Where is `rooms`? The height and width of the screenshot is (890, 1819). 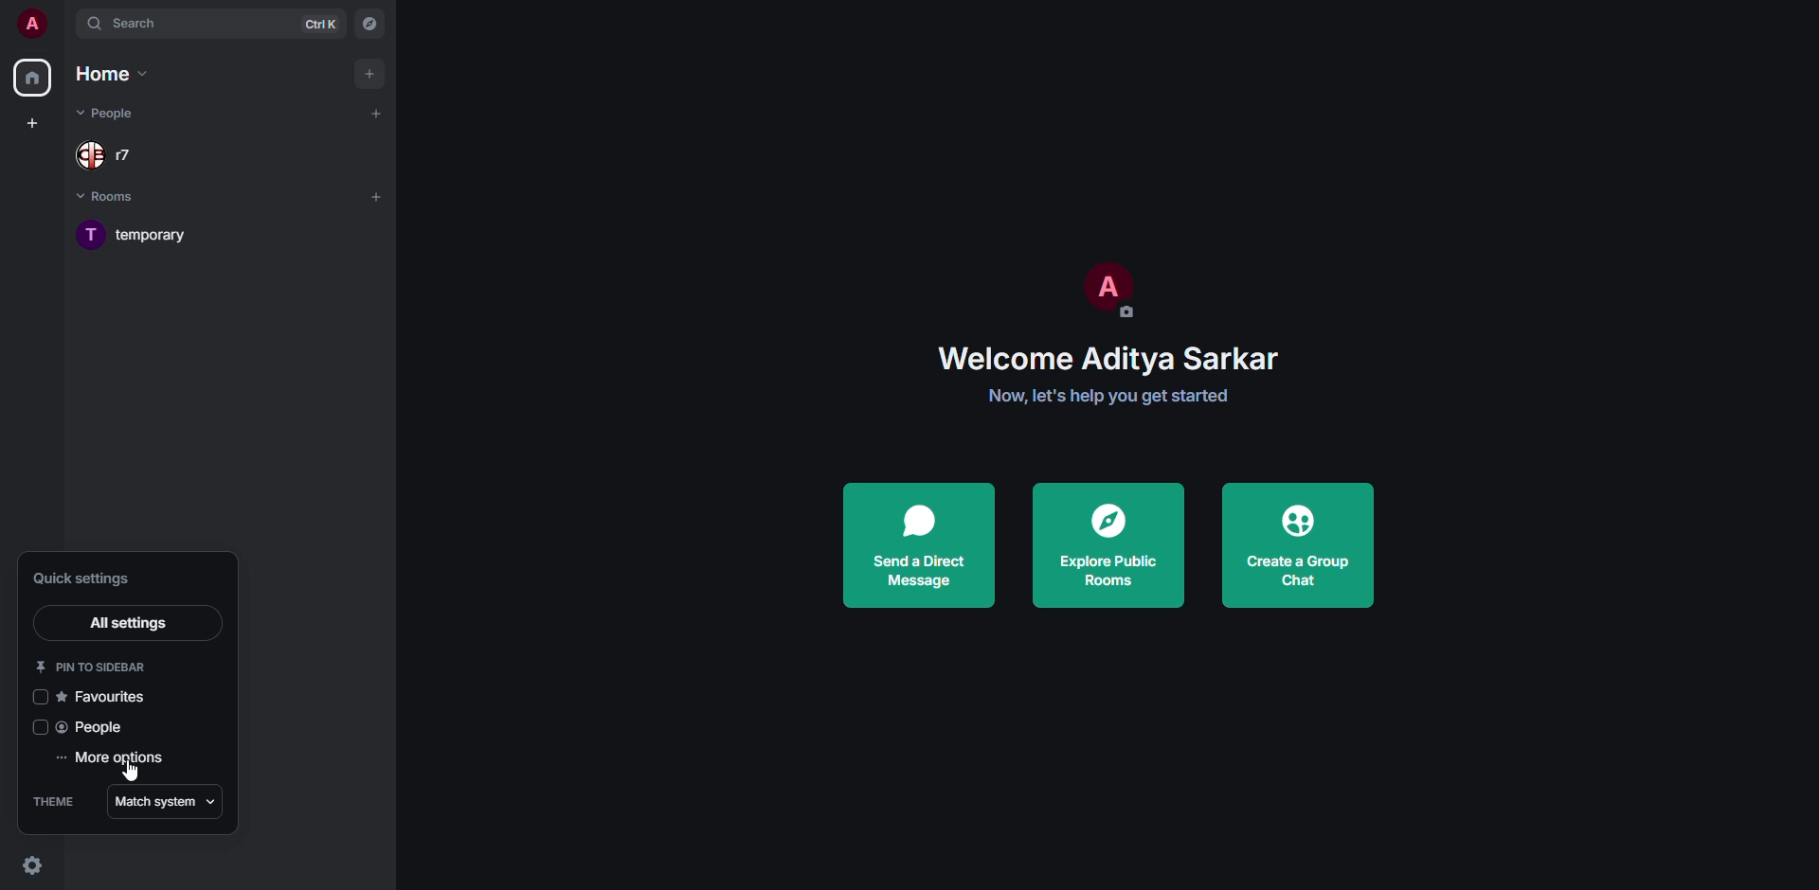
rooms is located at coordinates (114, 200).